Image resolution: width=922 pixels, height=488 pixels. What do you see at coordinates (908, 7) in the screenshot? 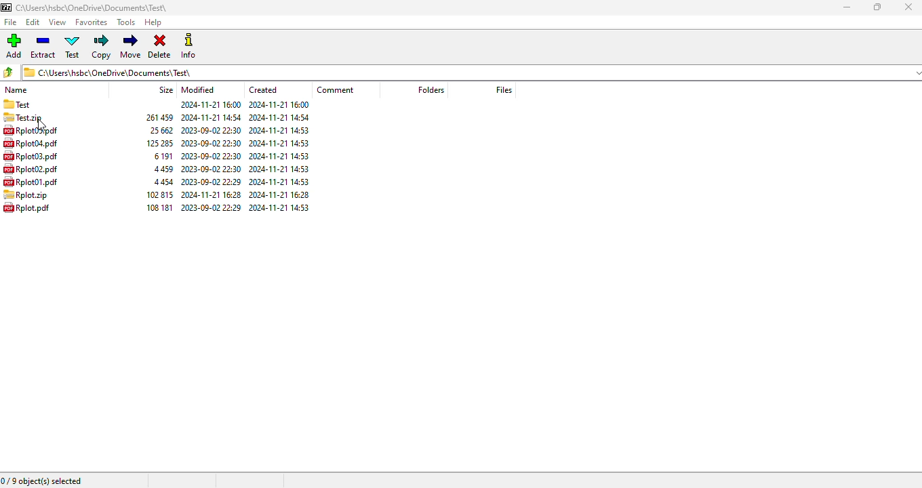
I see `close` at bounding box center [908, 7].